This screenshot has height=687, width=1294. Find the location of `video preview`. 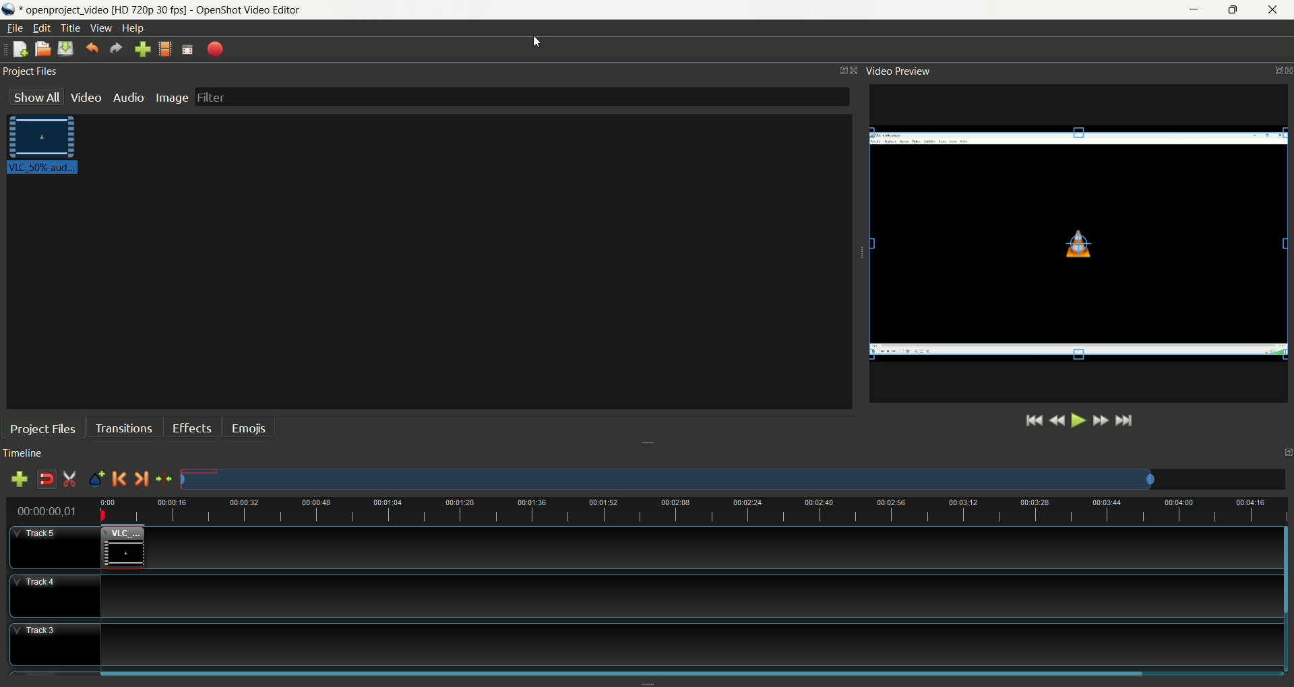

video preview is located at coordinates (902, 73).